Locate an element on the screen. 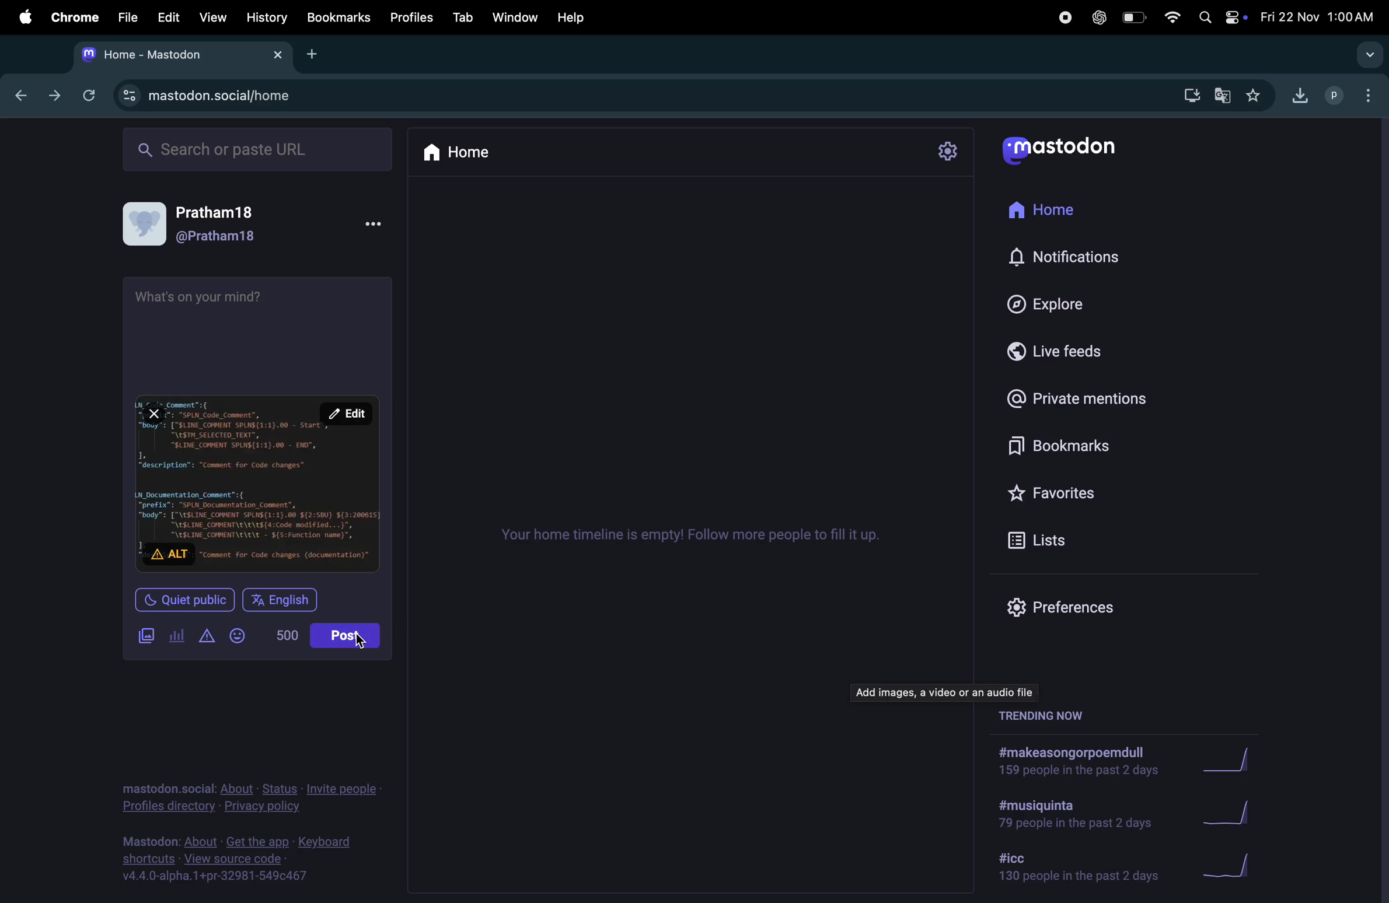  record is located at coordinates (1066, 19).